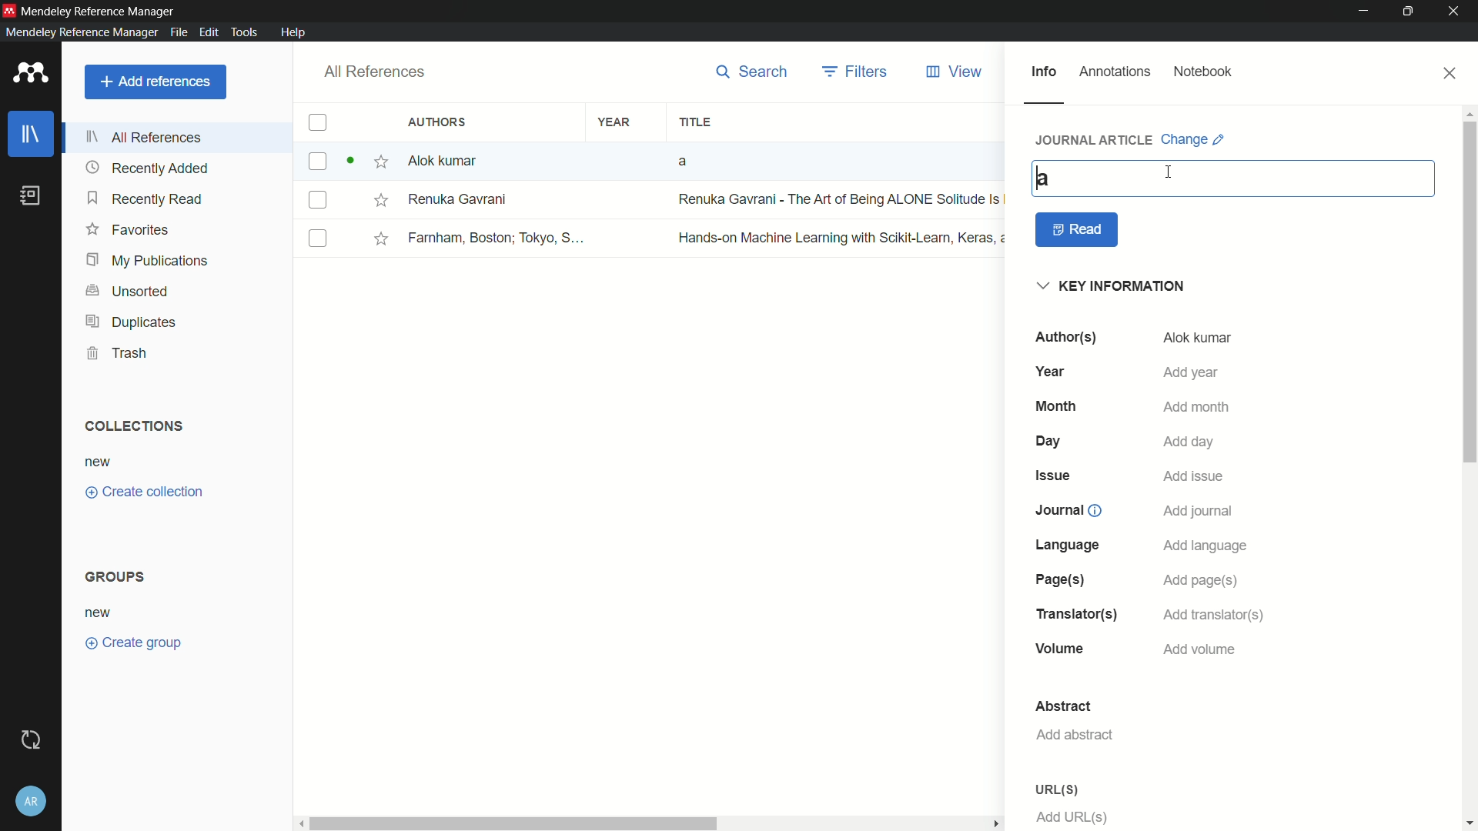 Image resolution: width=1478 pixels, height=831 pixels. I want to click on my publications, so click(149, 262).